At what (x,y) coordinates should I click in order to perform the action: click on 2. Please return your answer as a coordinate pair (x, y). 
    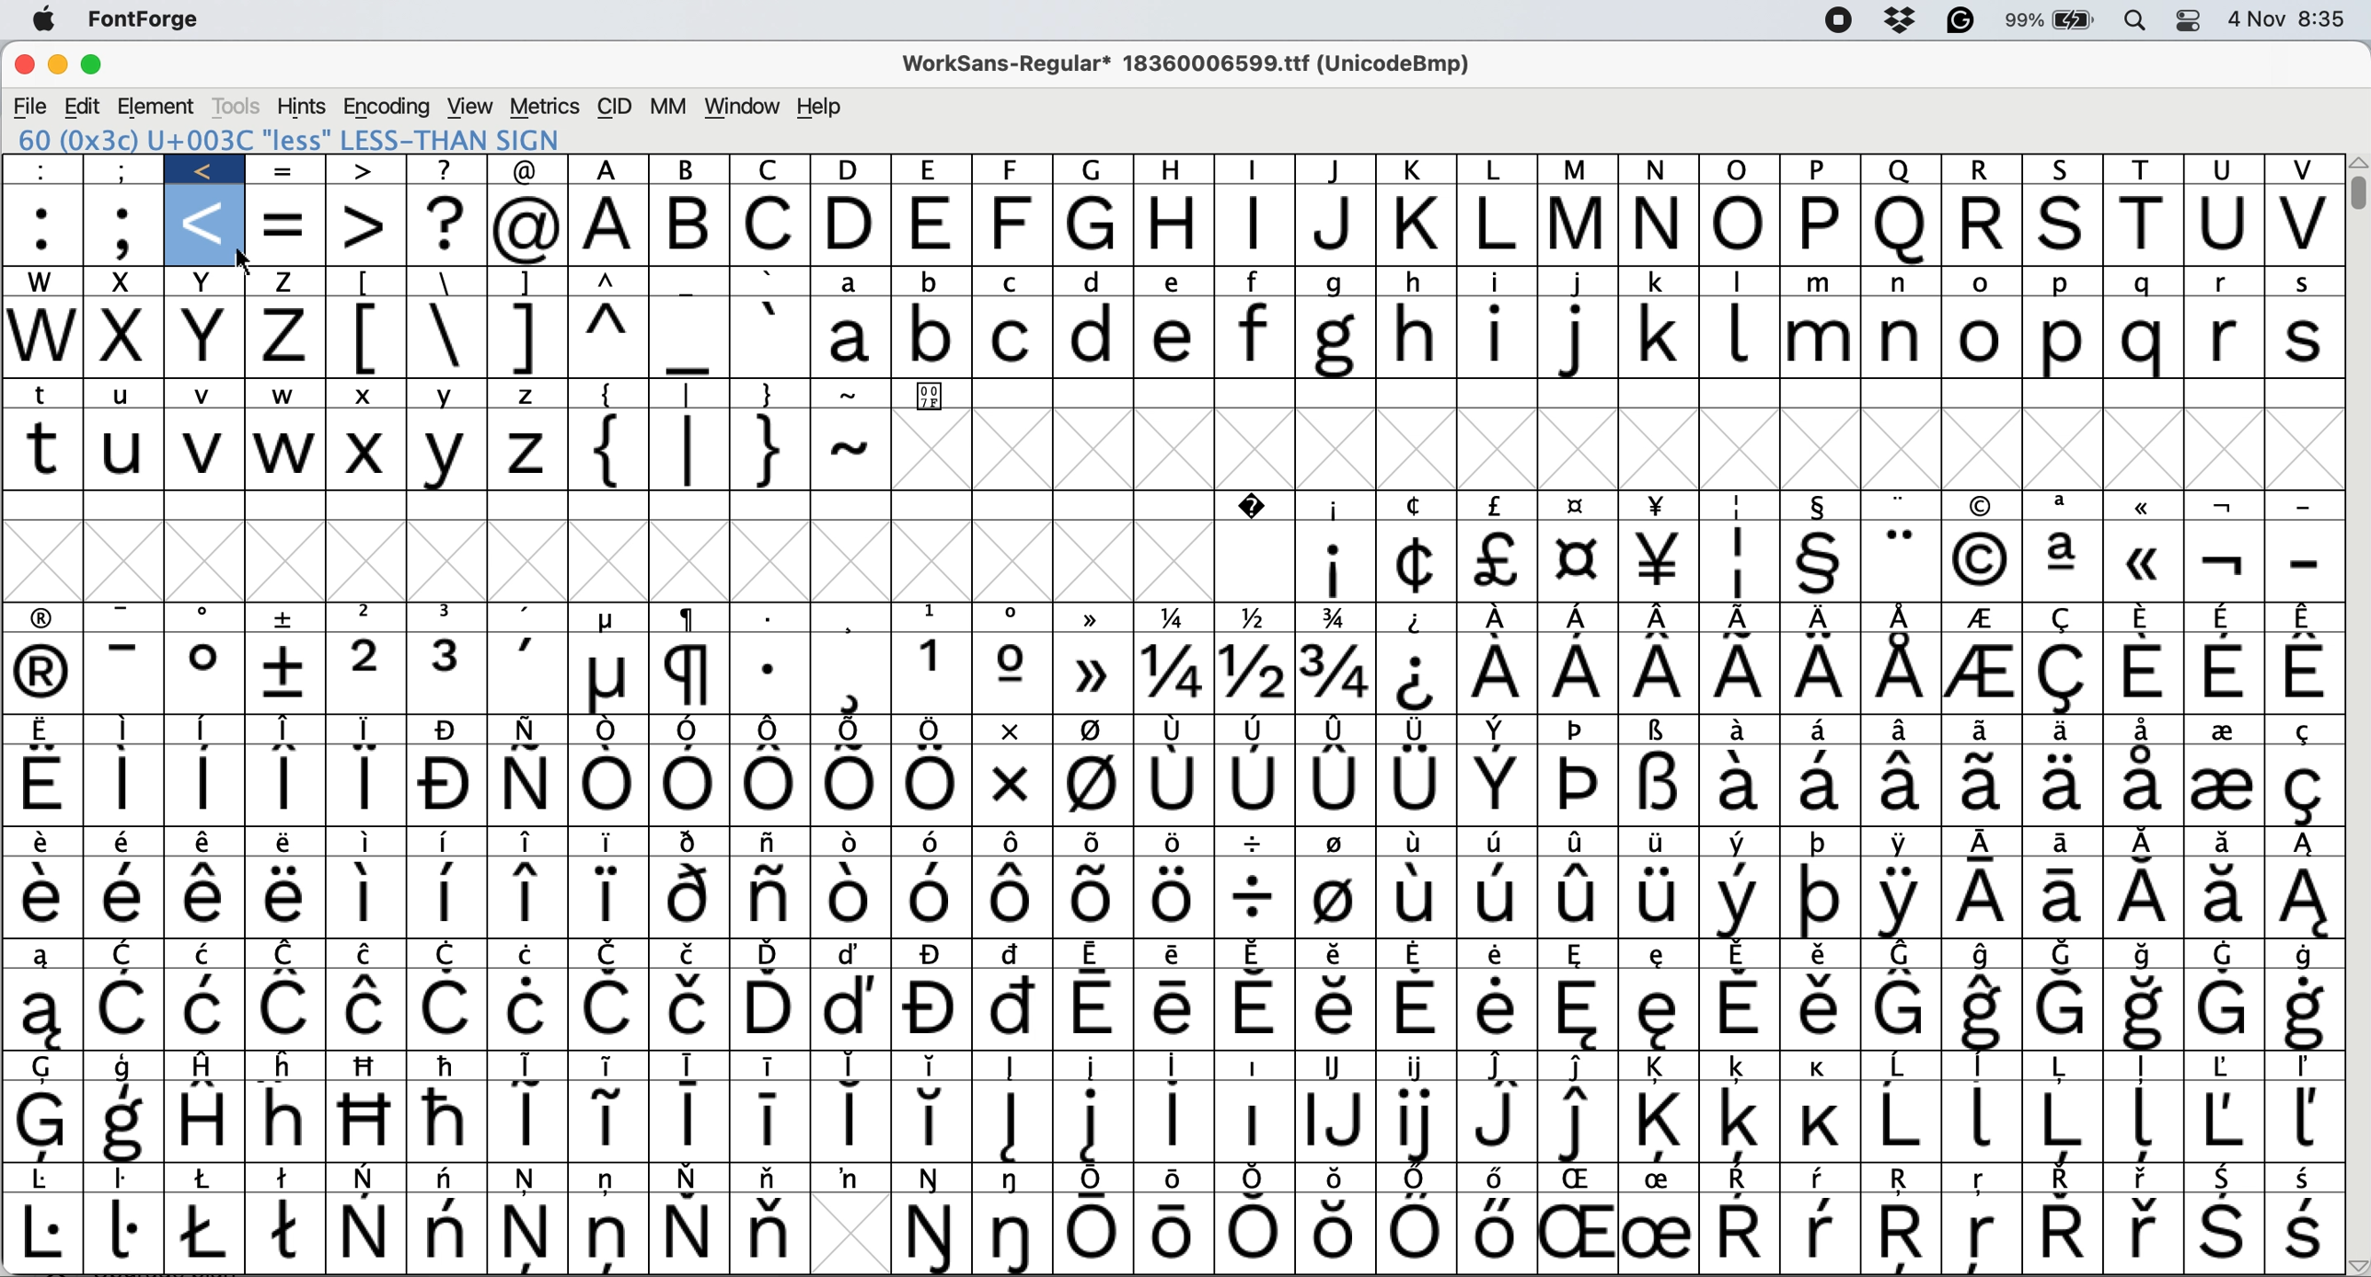
    Looking at the image, I should click on (368, 616).